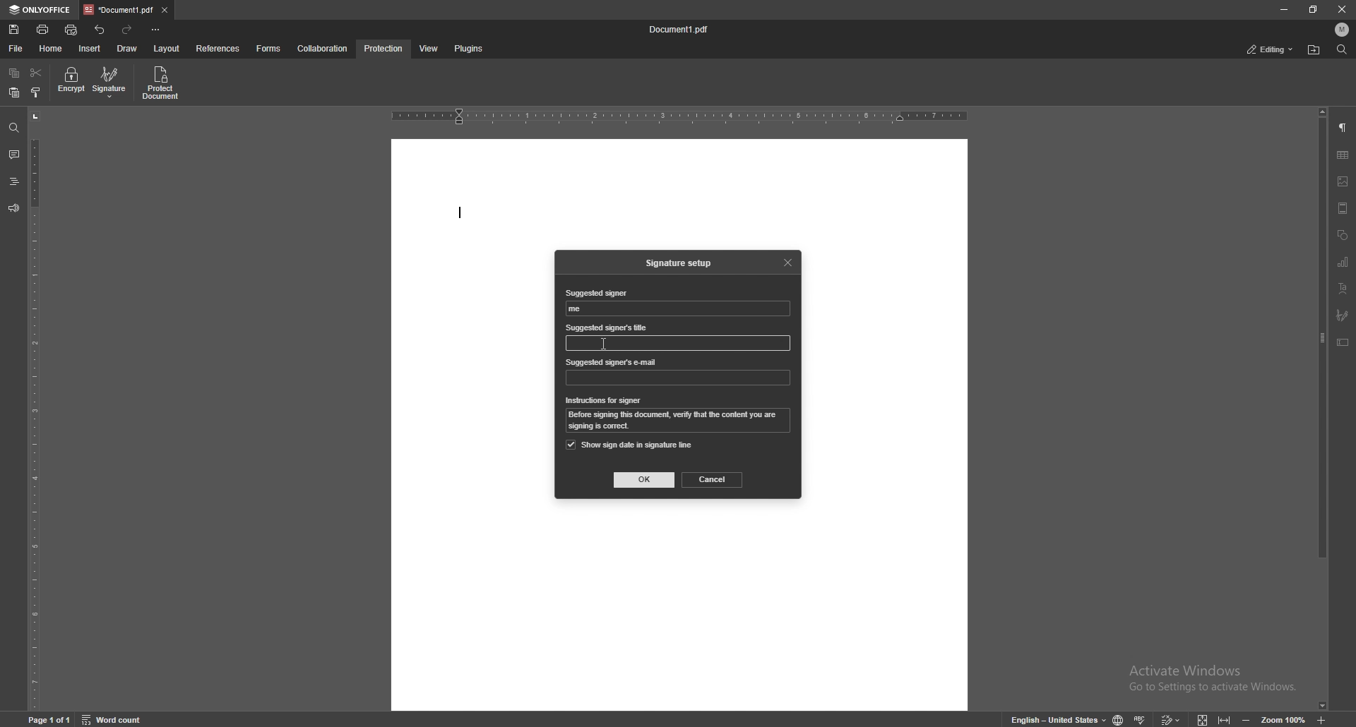 Image resolution: width=1356 pixels, height=727 pixels. Describe the element at coordinates (1343, 128) in the screenshot. I see `paragraph` at that location.